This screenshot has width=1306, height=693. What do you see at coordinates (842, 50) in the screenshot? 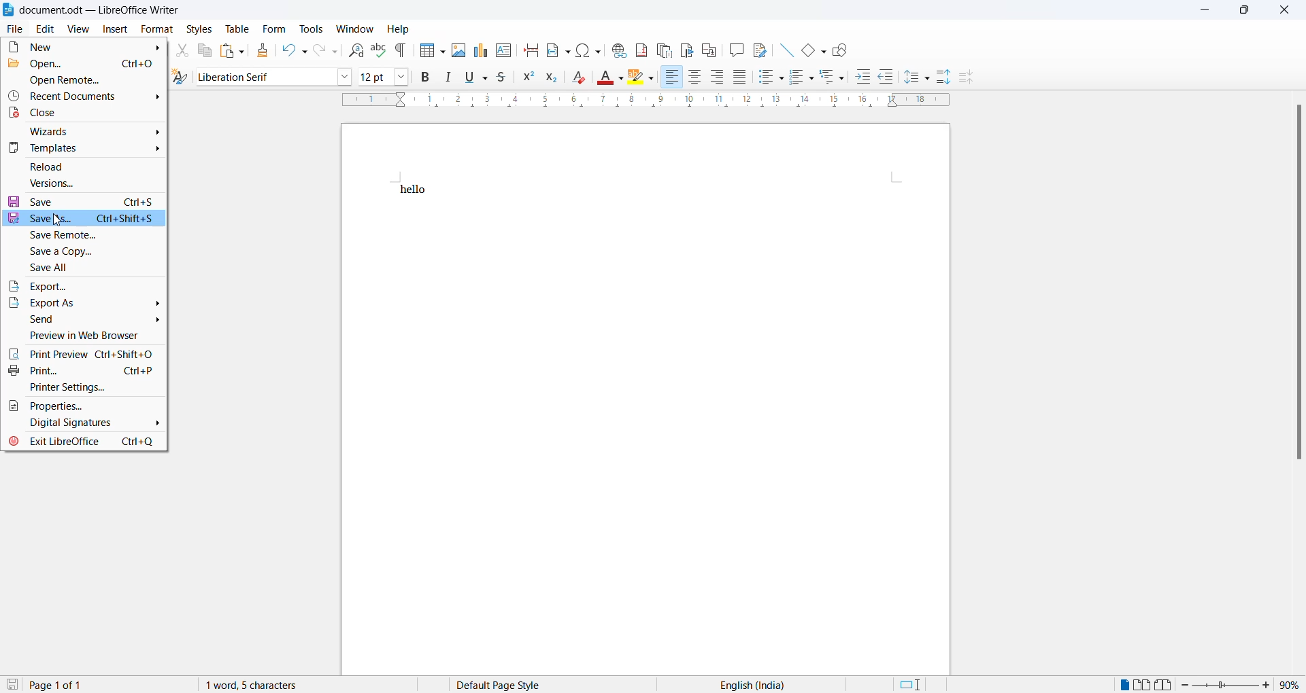
I see `Show draw function` at bounding box center [842, 50].